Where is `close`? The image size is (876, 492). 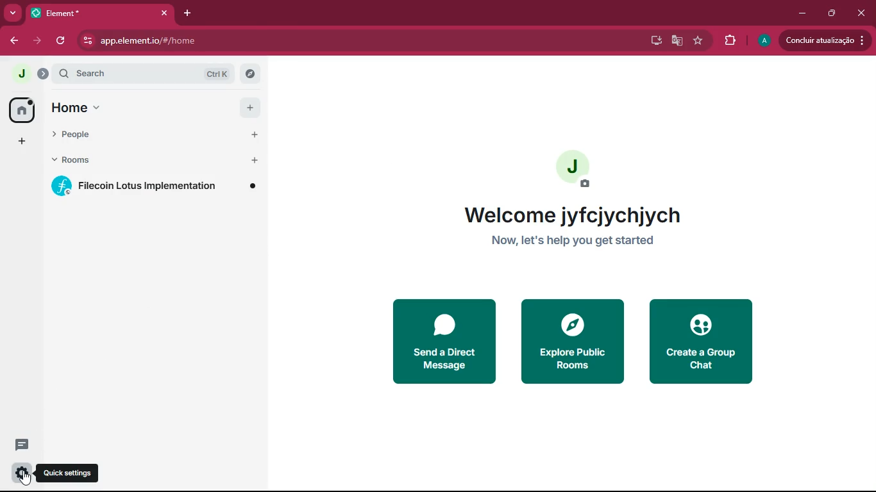
close is located at coordinates (863, 13).